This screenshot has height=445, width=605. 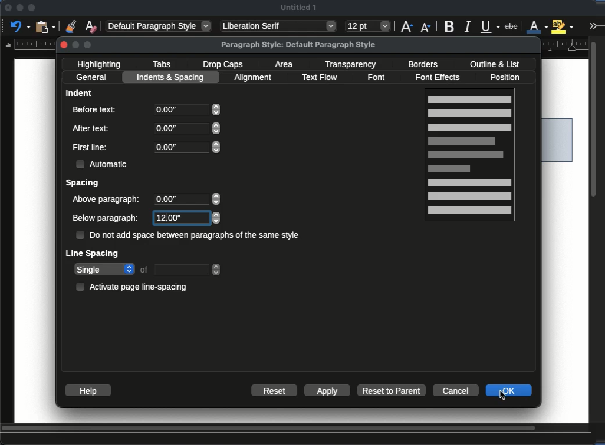 What do you see at coordinates (187, 147) in the screenshot?
I see `0.00` at bounding box center [187, 147].